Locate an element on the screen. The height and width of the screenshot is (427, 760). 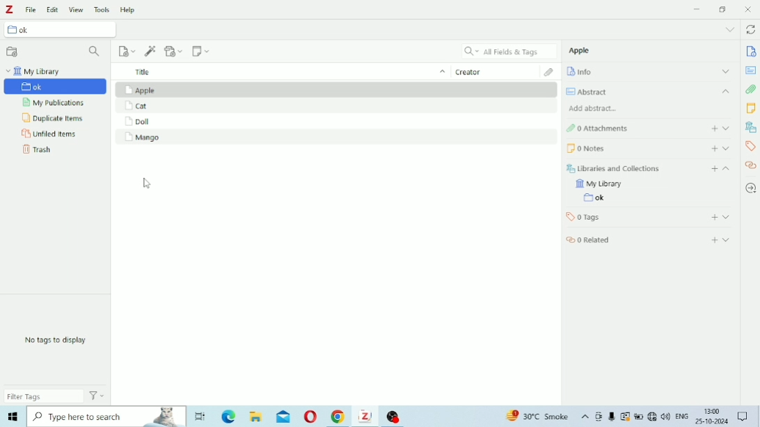
File is located at coordinates (31, 10).